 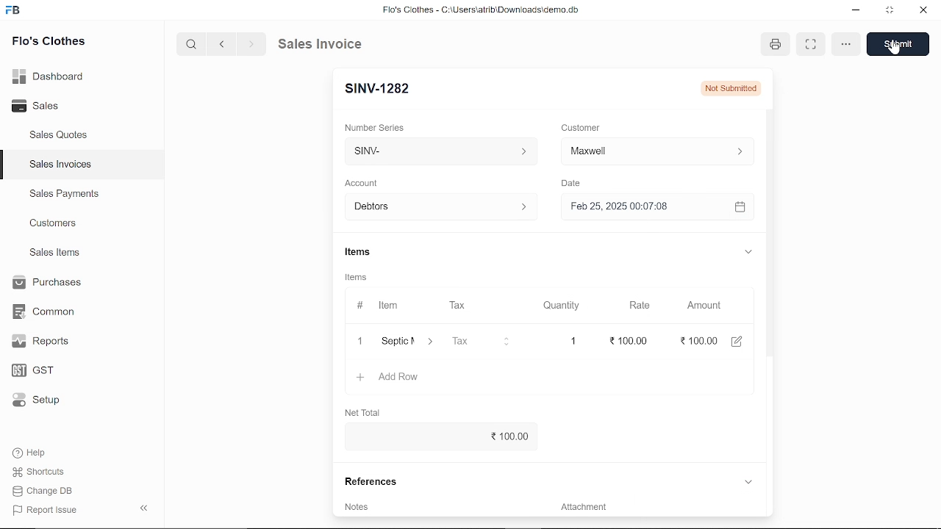 I want to click on References., so click(x=373, y=482).